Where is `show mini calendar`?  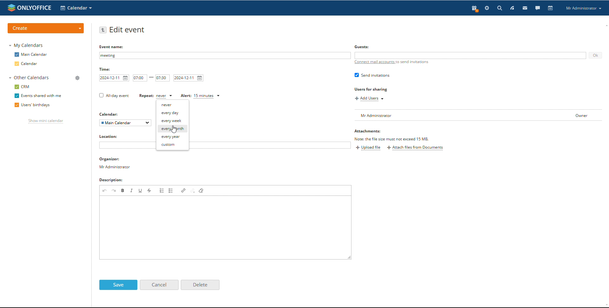
show mini calendar is located at coordinates (46, 122).